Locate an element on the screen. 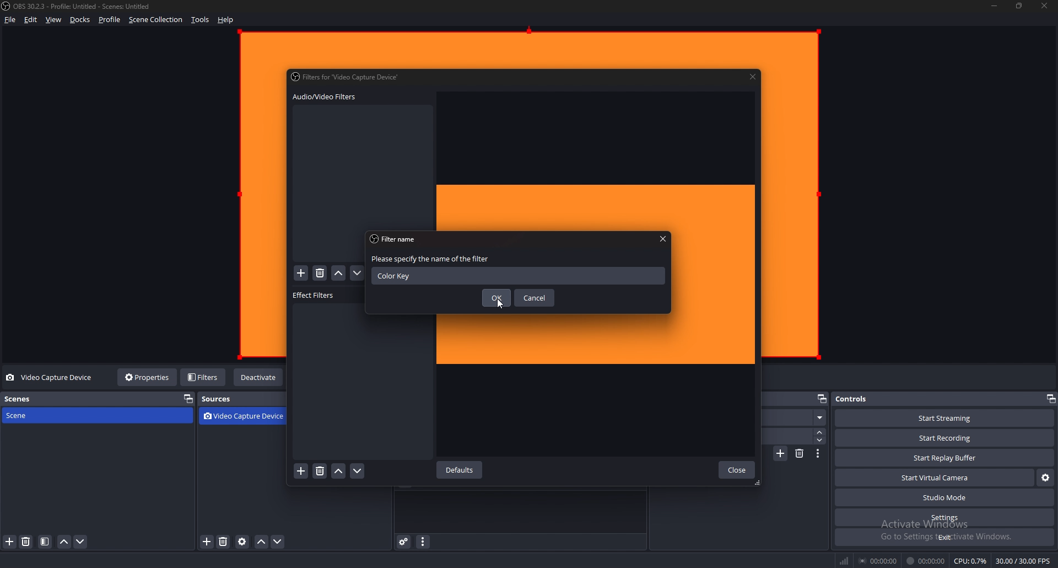 Image resolution: width=1058 pixels, height=568 pixels. docks is located at coordinates (80, 20).